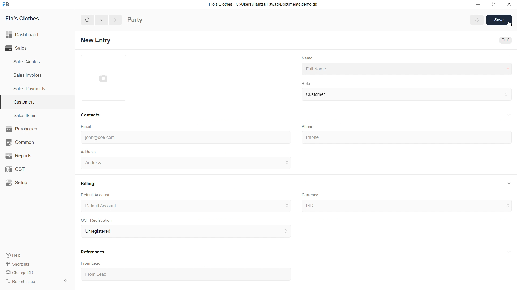  I want to click on Purchases, so click(22, 129).